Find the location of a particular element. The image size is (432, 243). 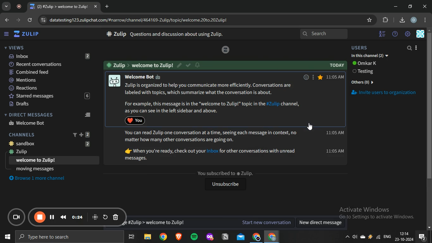

close is located at coordinates (426, 6).